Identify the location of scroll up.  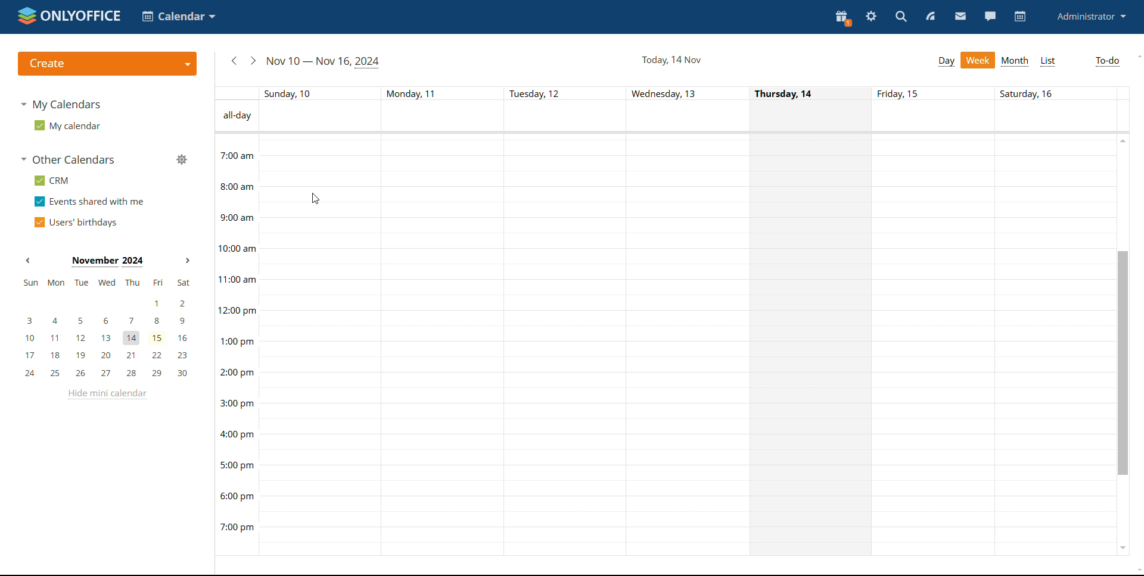
(1122, 141).